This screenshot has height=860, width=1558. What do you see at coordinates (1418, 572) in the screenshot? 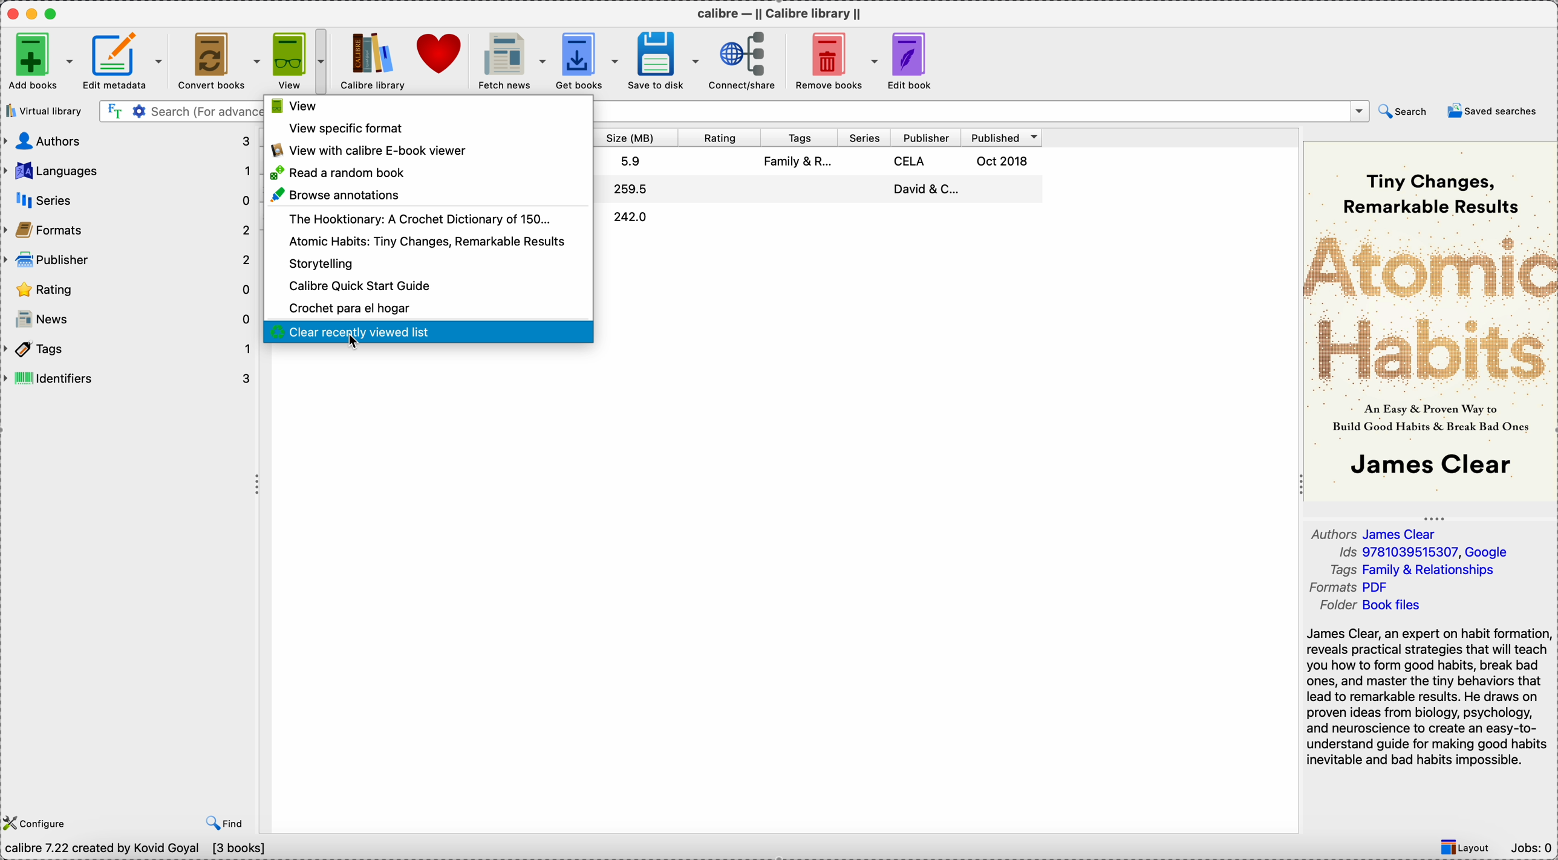
I see `Tags Familly & Relationships` at bounding box center [1418, 572].